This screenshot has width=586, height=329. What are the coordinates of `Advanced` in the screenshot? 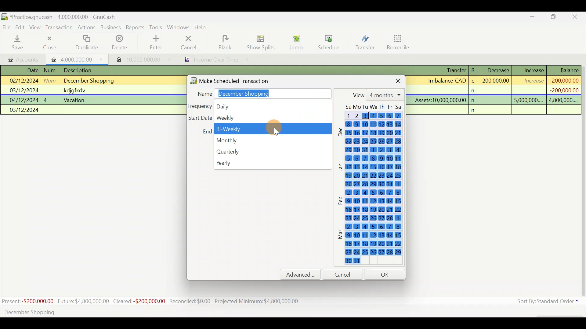 It's located at (303, 274).